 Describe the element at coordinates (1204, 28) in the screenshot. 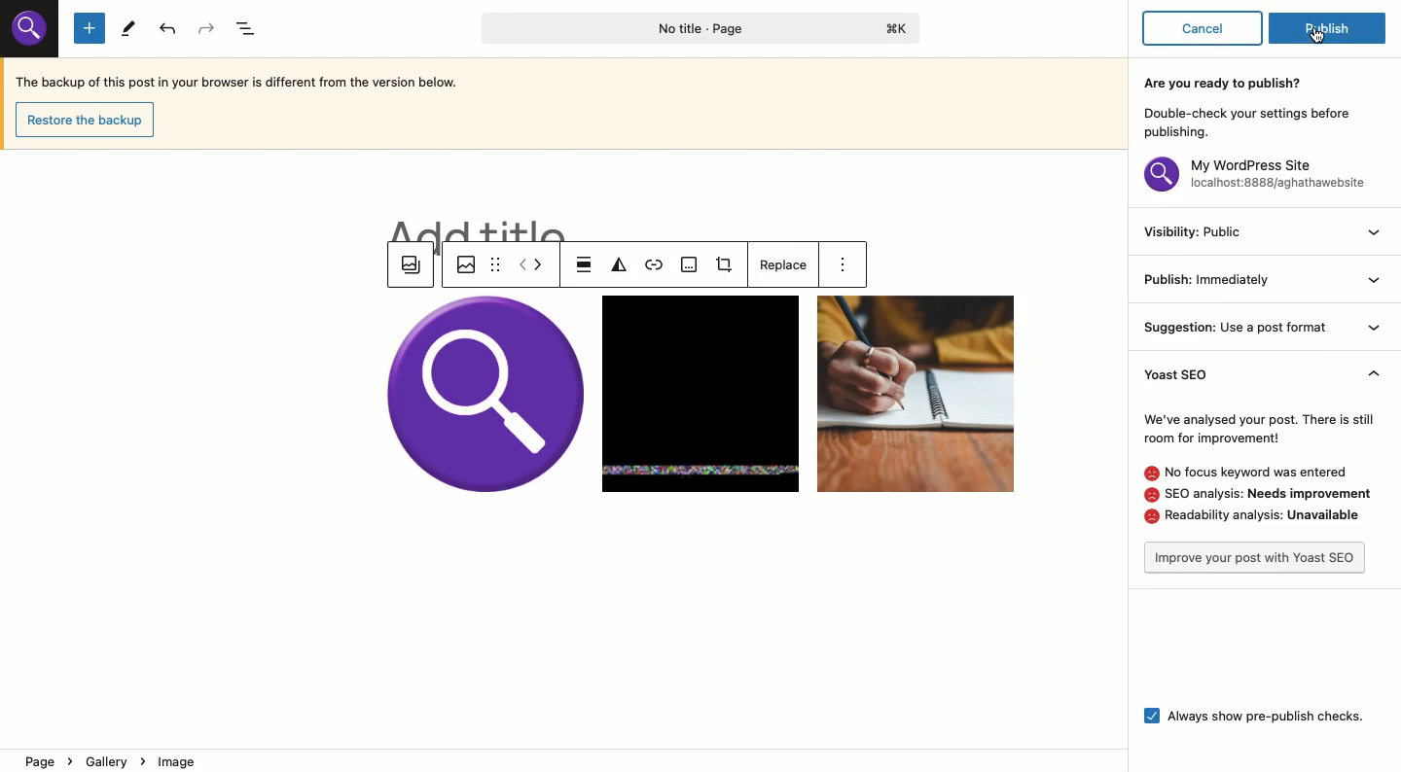

I see `Cancel` at that location.